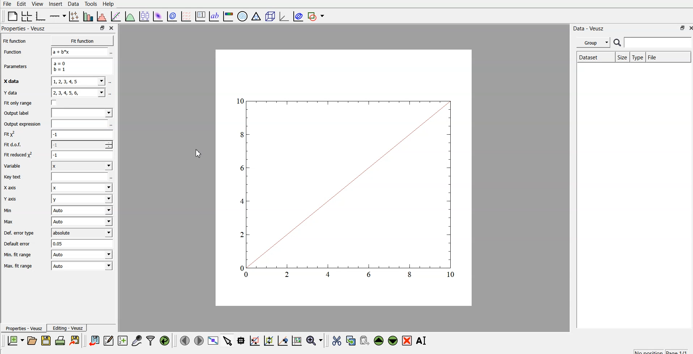  I want to click on next page, so click(199, 341).